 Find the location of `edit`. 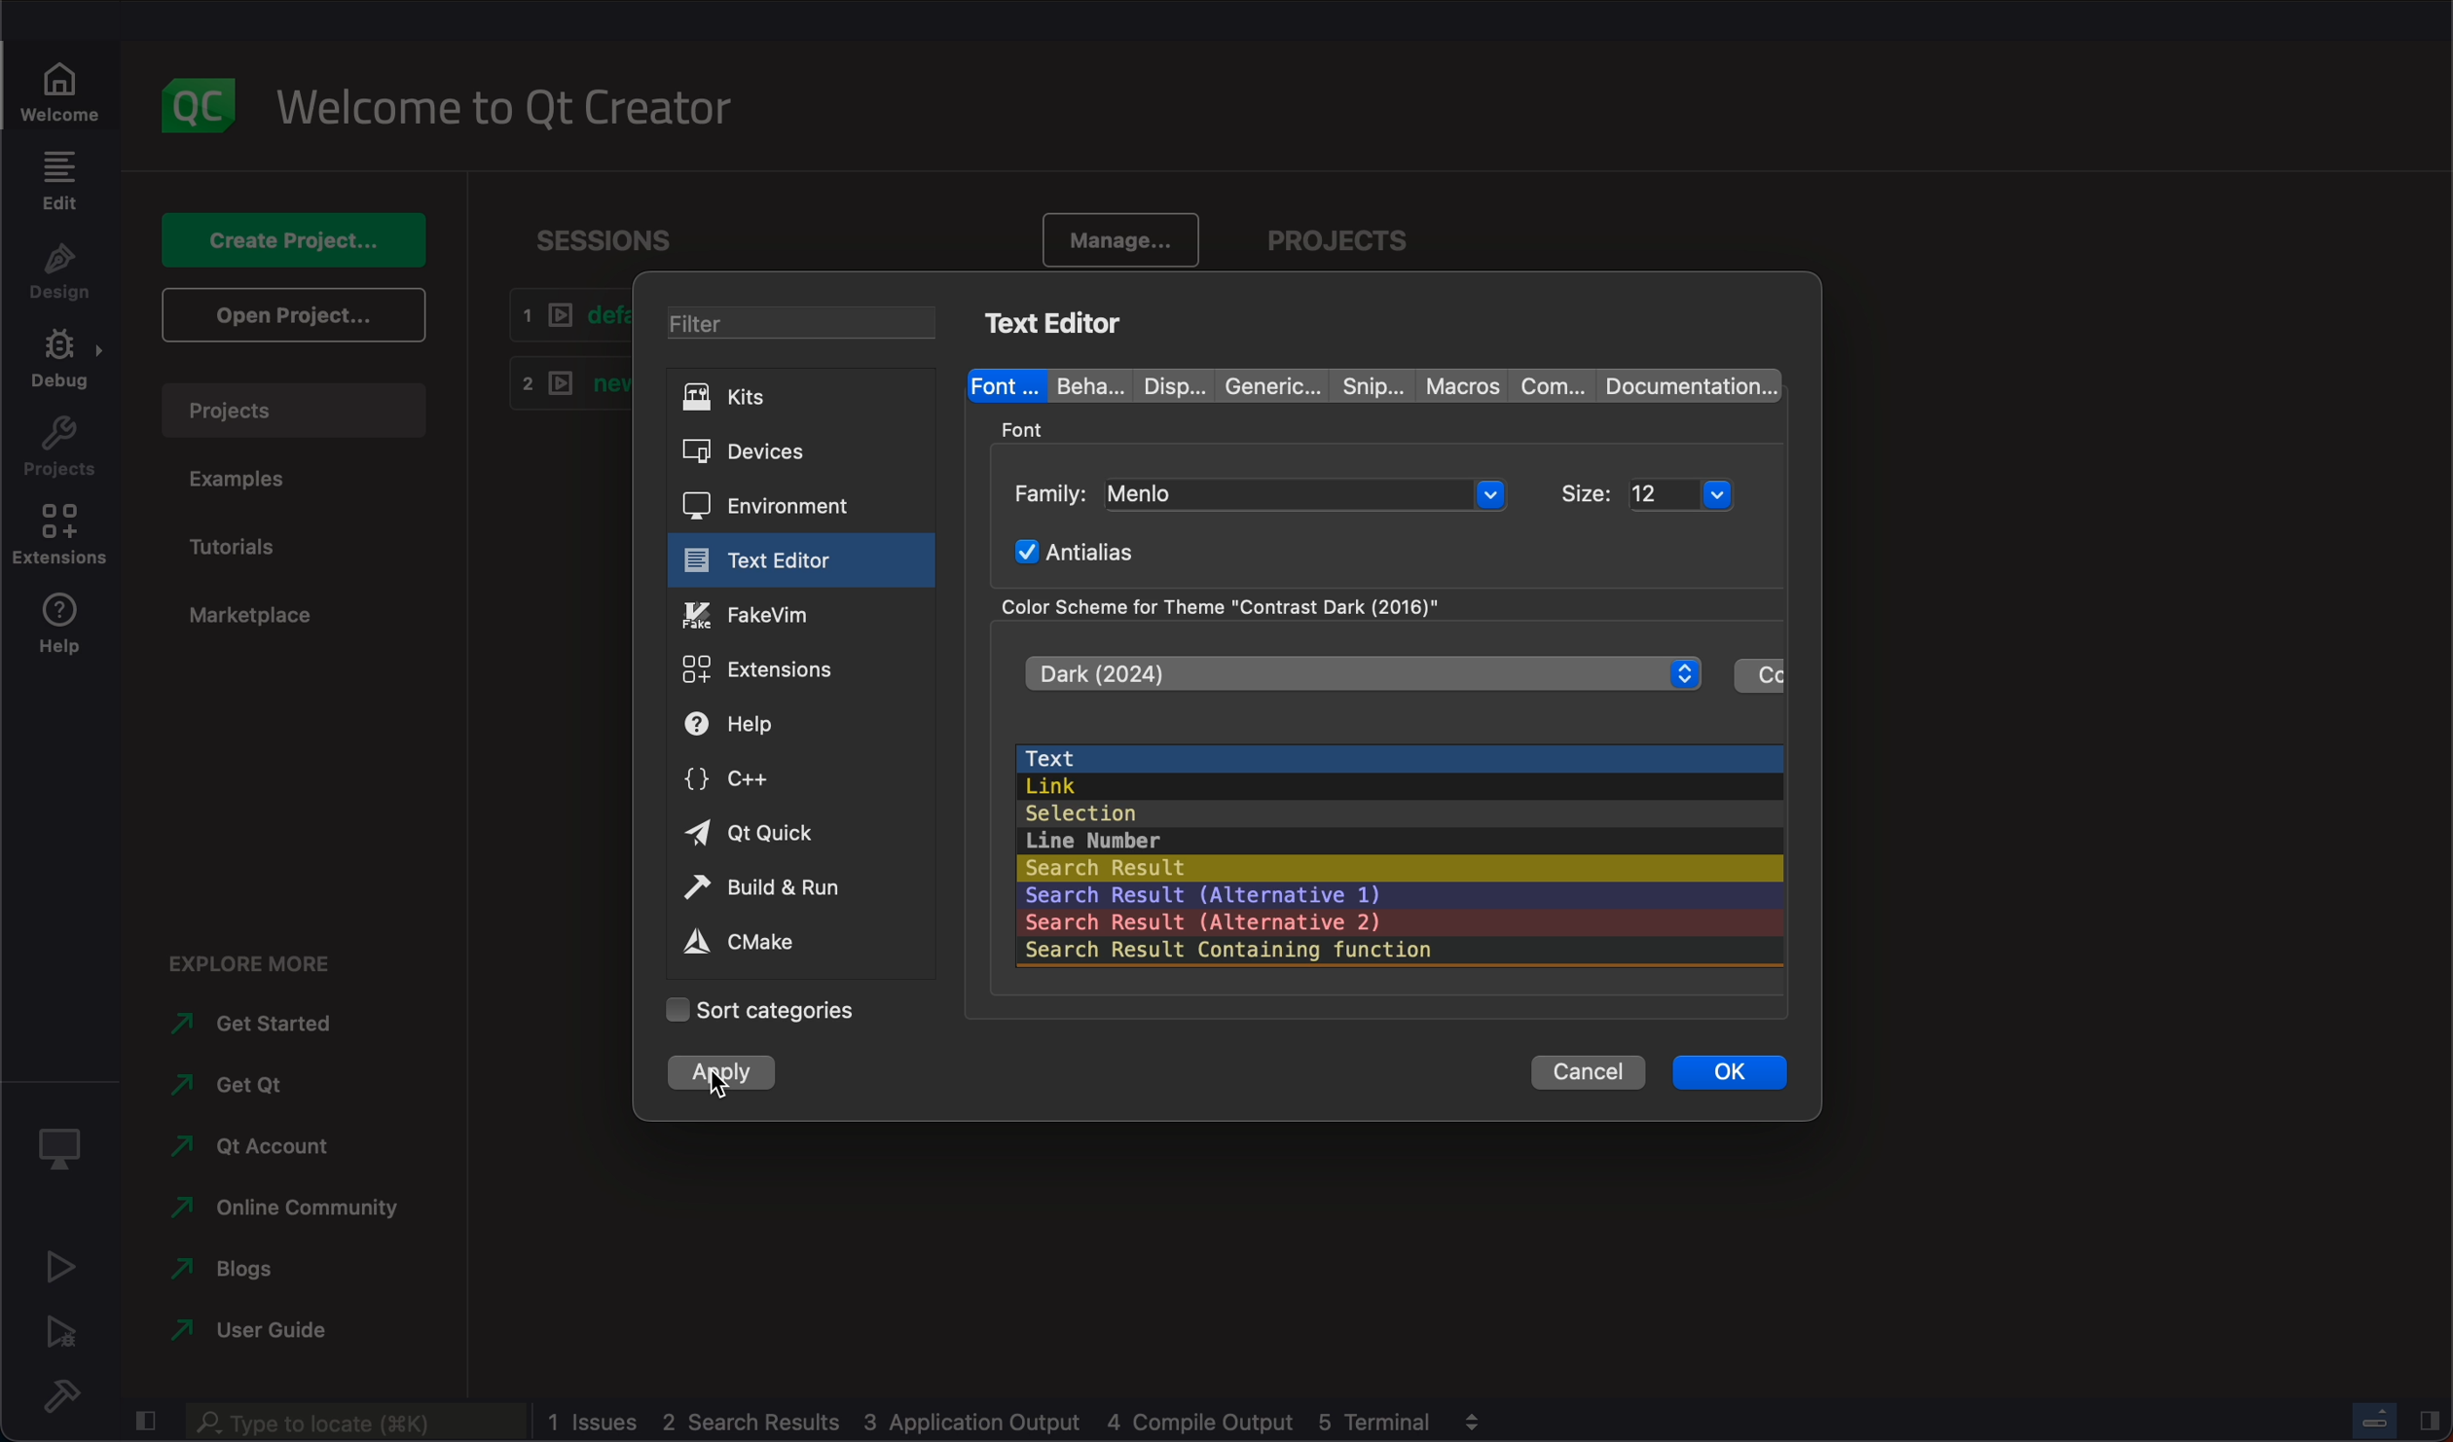

edit is located at coordinates (58, 182).